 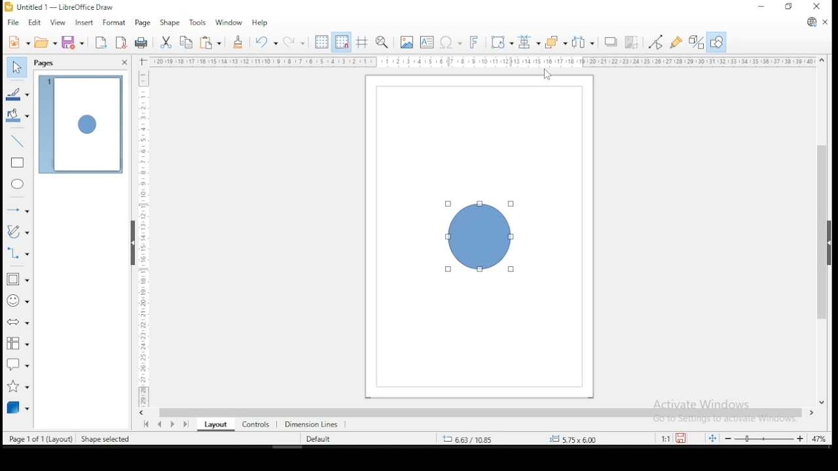 What do you see at coordinates (142, 43) in the screenshot?
I see `print` at bounding box center [142, 43].